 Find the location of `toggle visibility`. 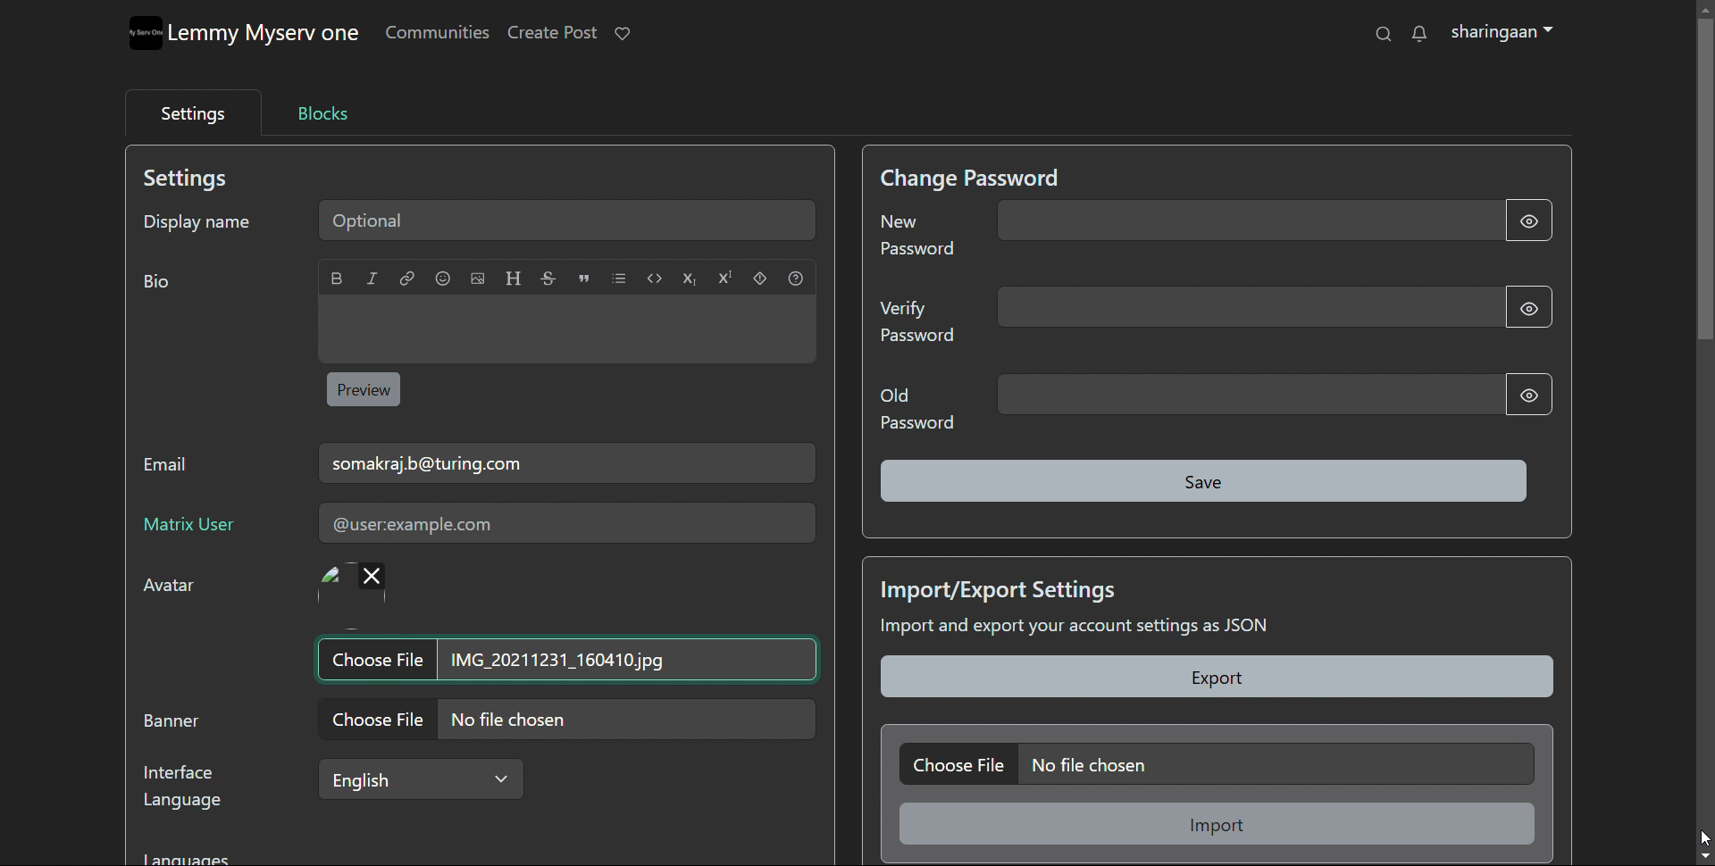

toggle visibility is located at coordinates (1529, 221).